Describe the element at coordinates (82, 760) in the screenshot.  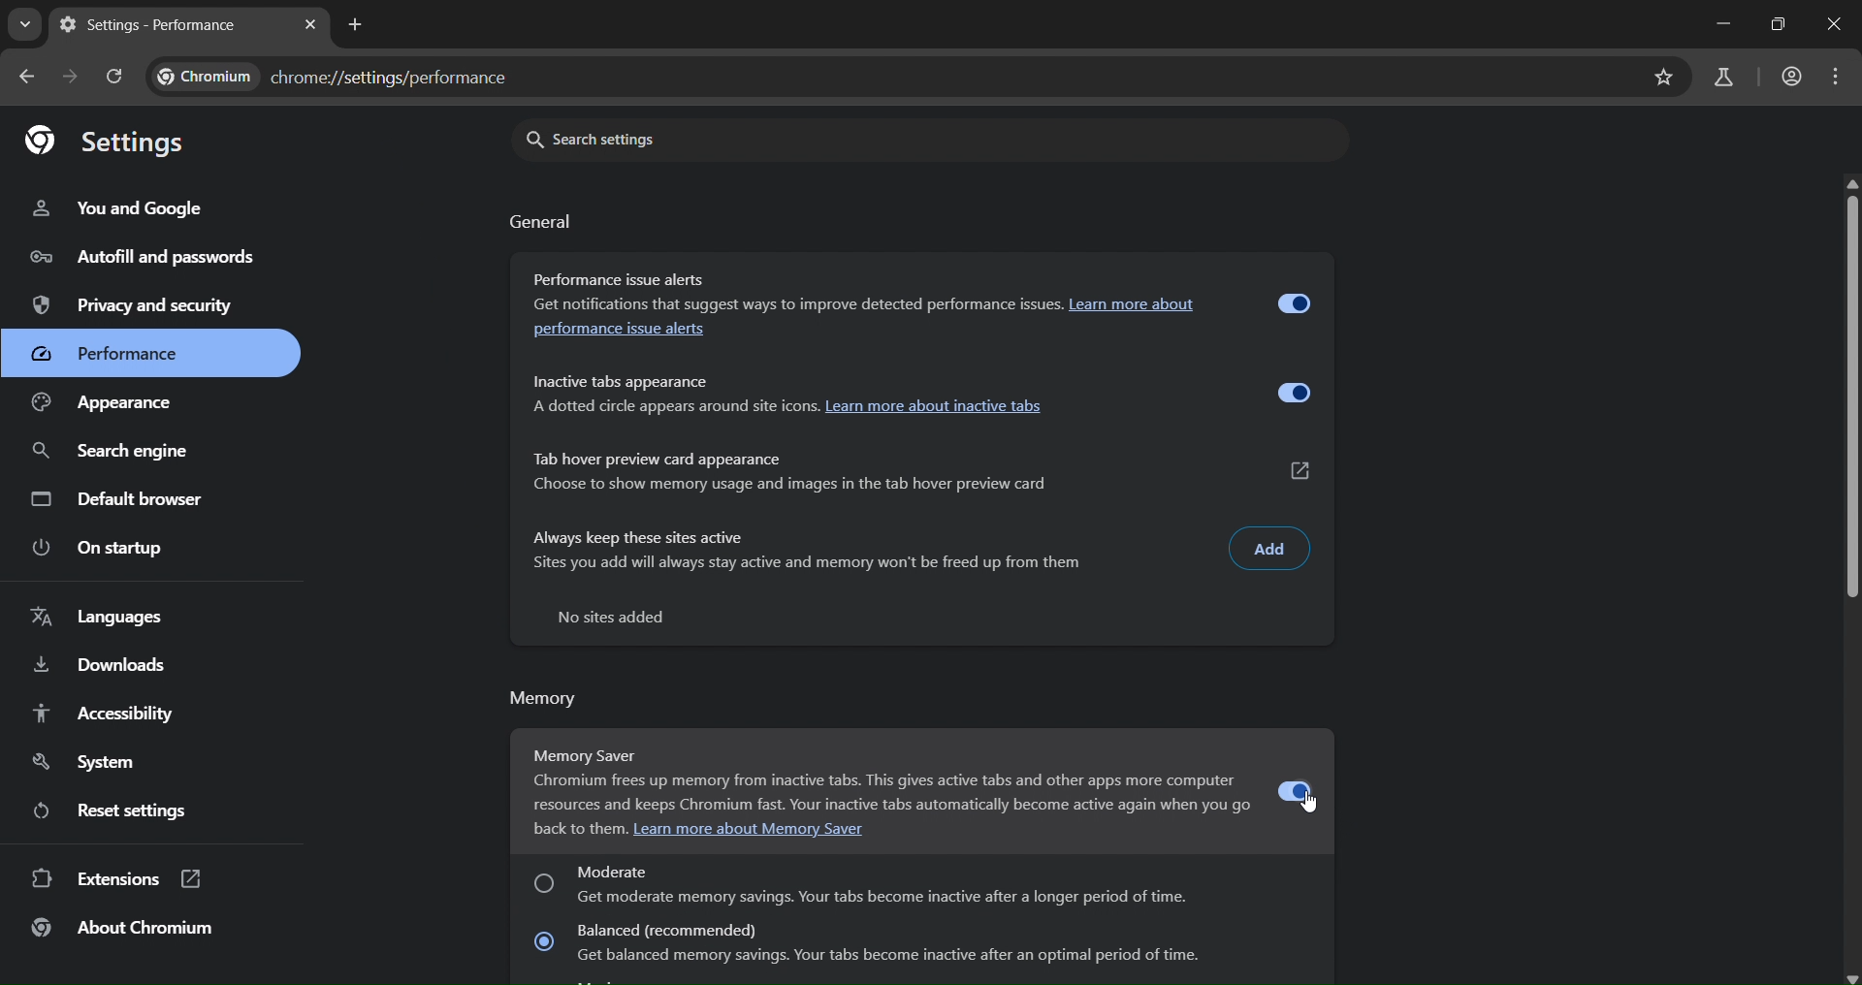
I see `System` at that location.